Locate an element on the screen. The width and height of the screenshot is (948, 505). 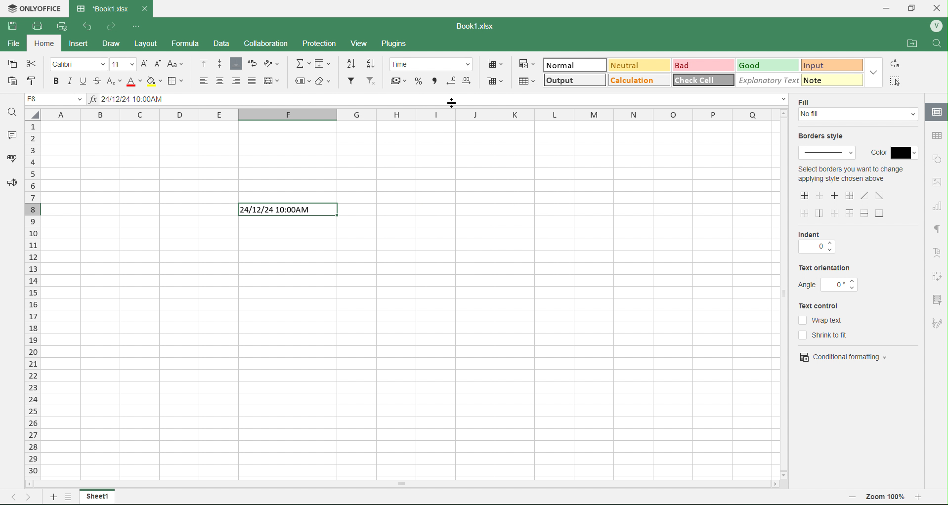
color is located at coordinates (894, 150).